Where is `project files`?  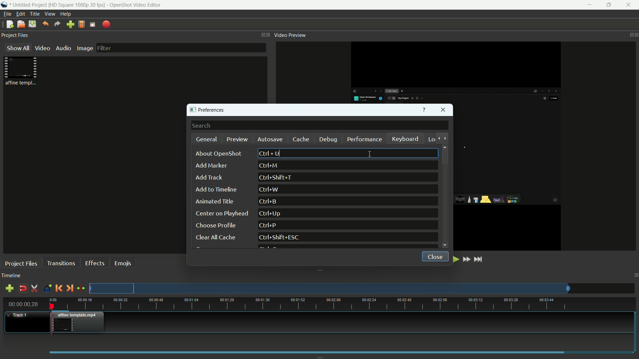
project files is located at coordinates (21, 263).